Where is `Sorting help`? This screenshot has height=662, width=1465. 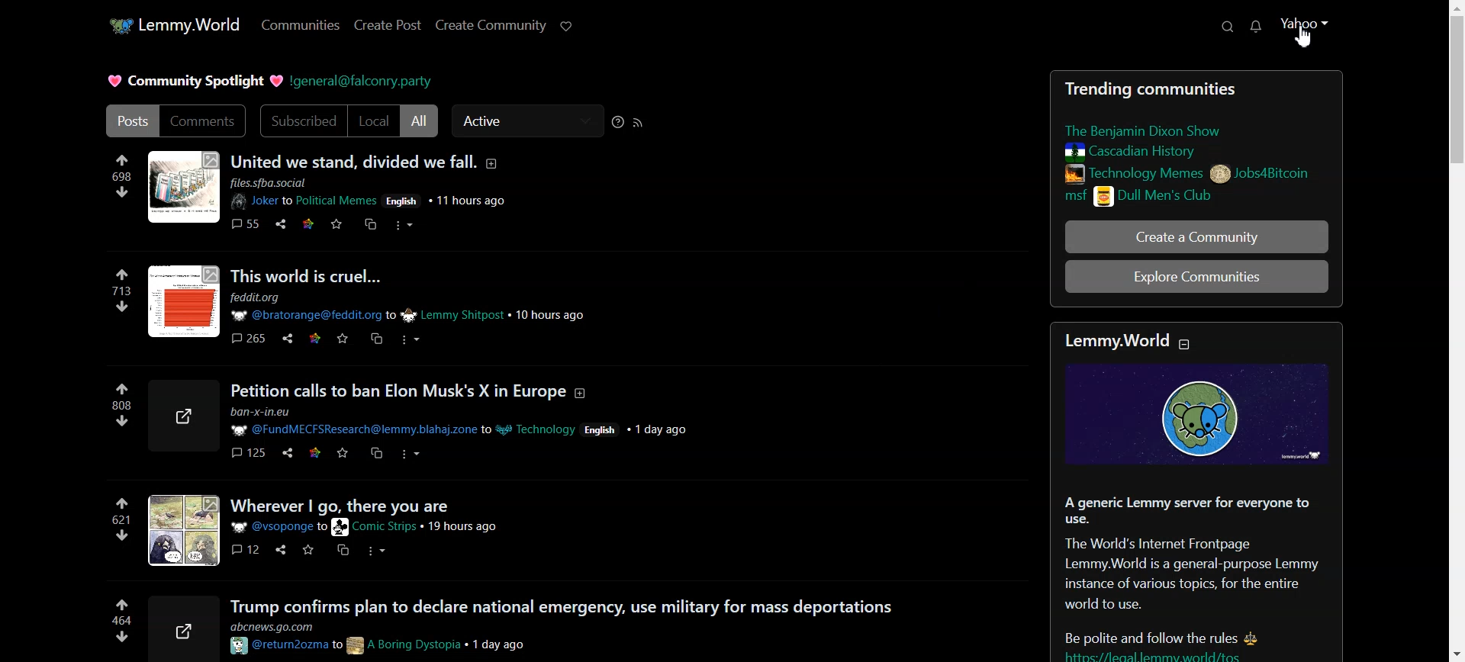
Sorting help is located at coordinates (617, 121).